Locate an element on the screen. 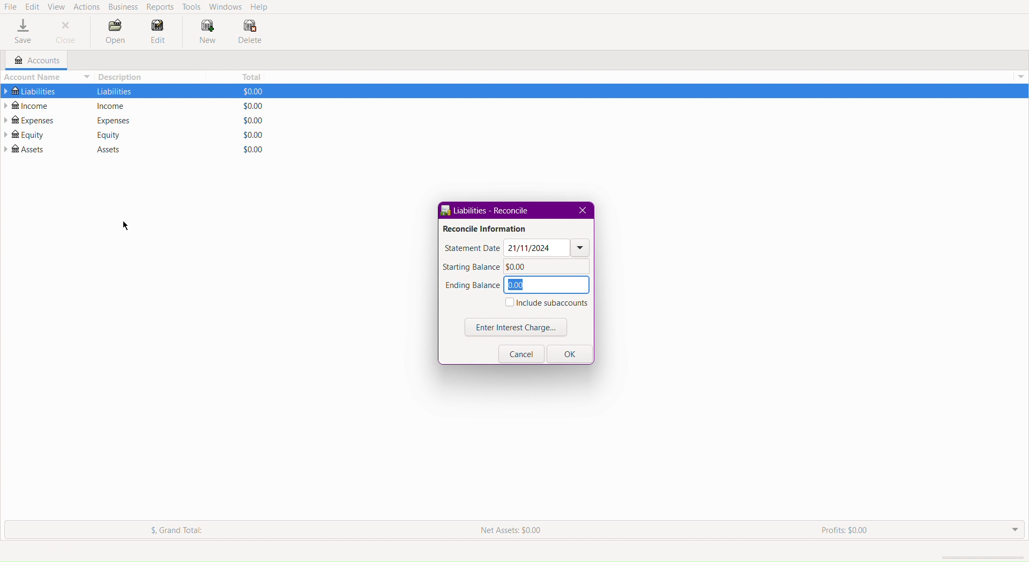 This screenshot has height=562, width=1029. Help is located at coordinates (264, 7).